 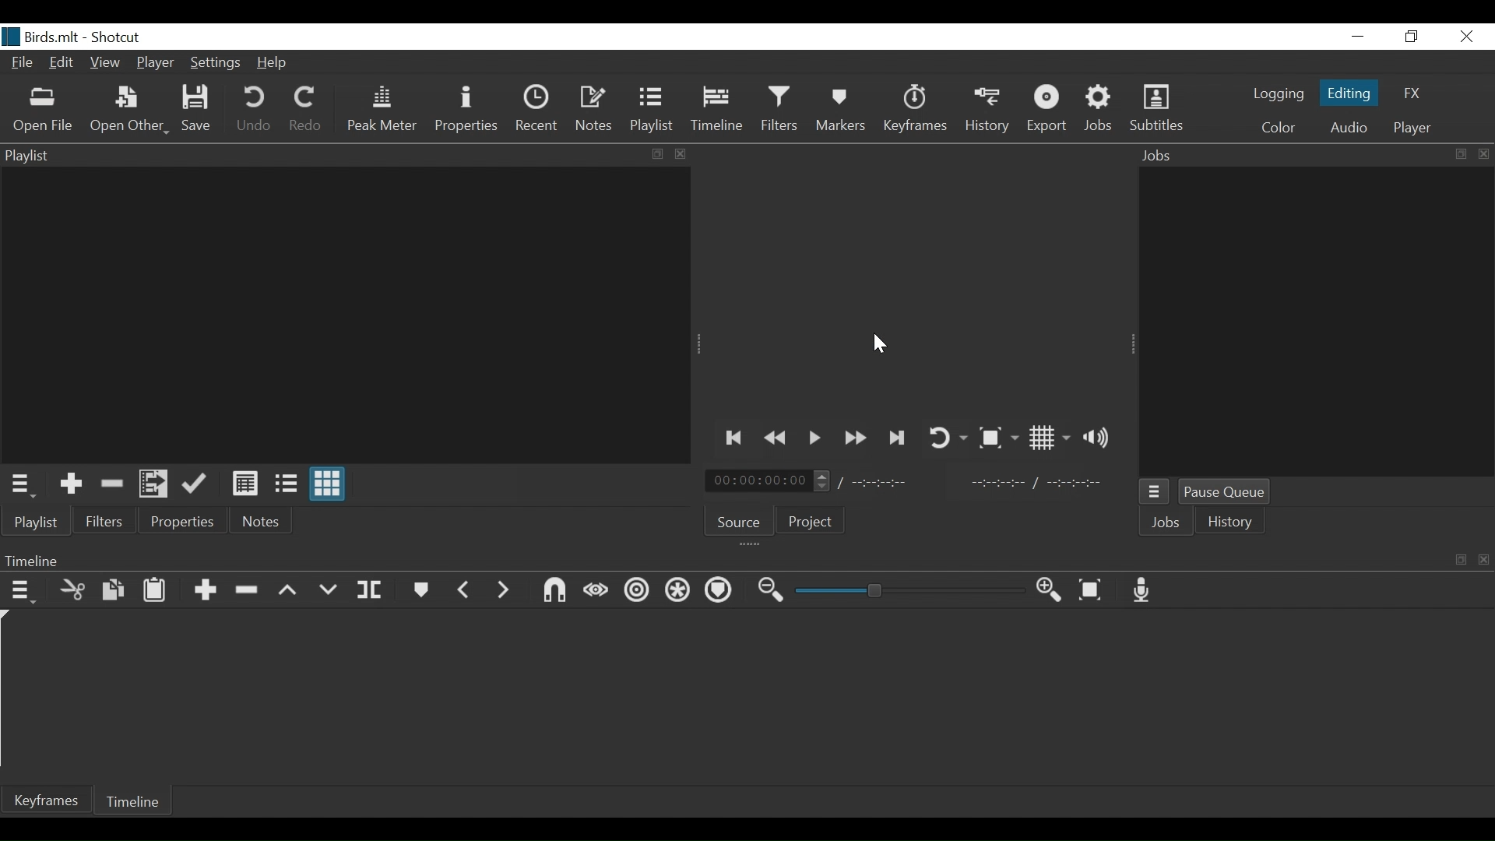 I want to click on Add files to the playlist, so click(x=157, y=485).